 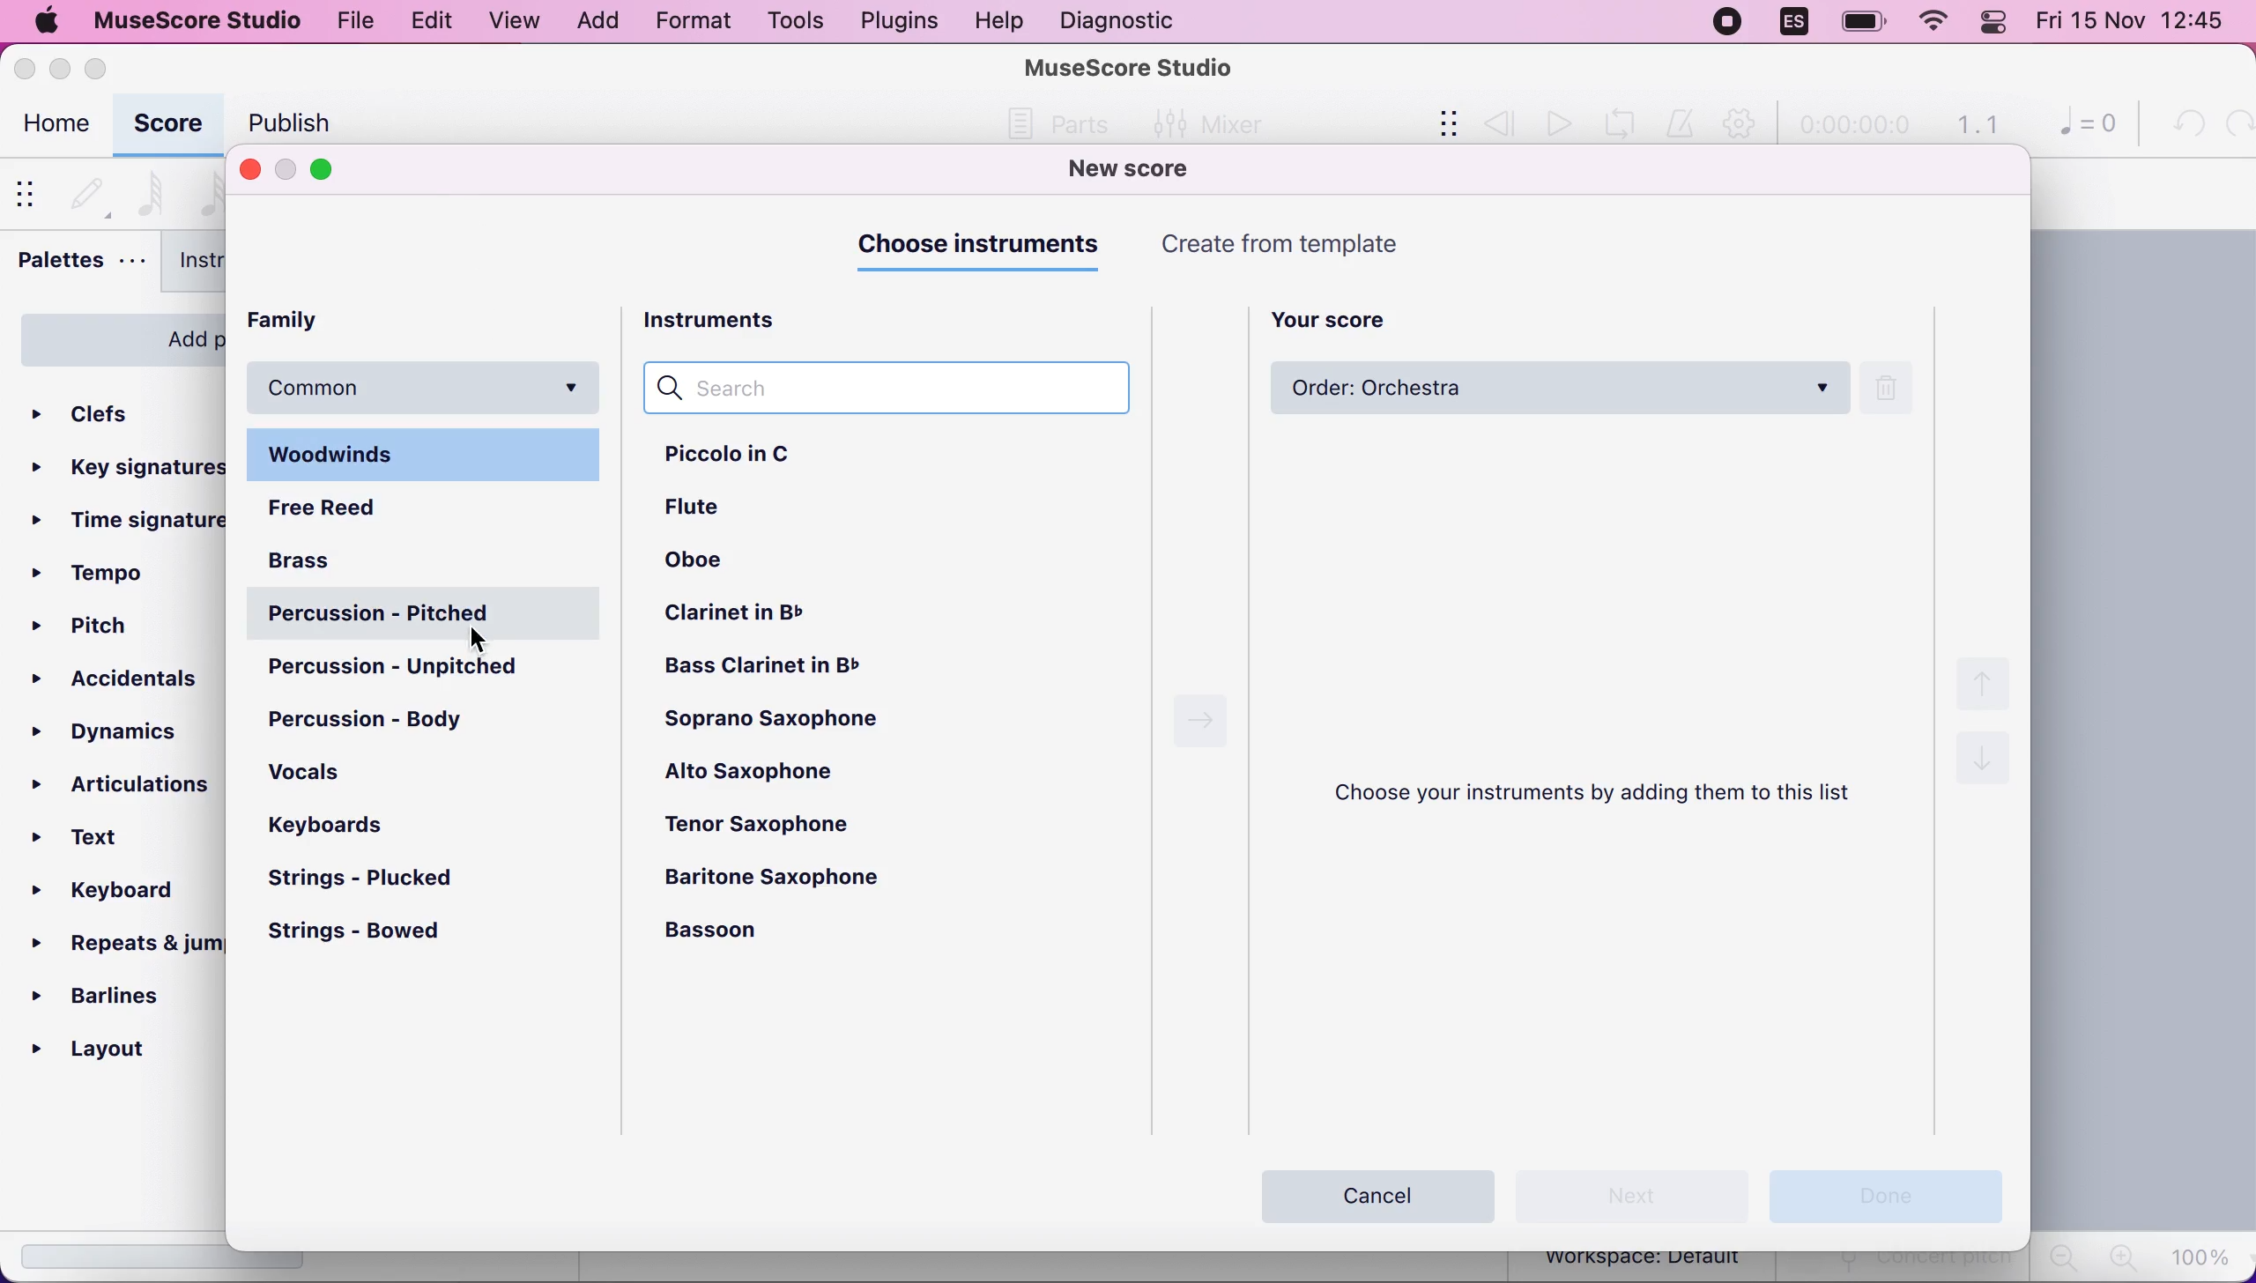 What do you see at coordinates (788, 21) in the screenshot?
I see `tools` at bounding box center [788, 21].